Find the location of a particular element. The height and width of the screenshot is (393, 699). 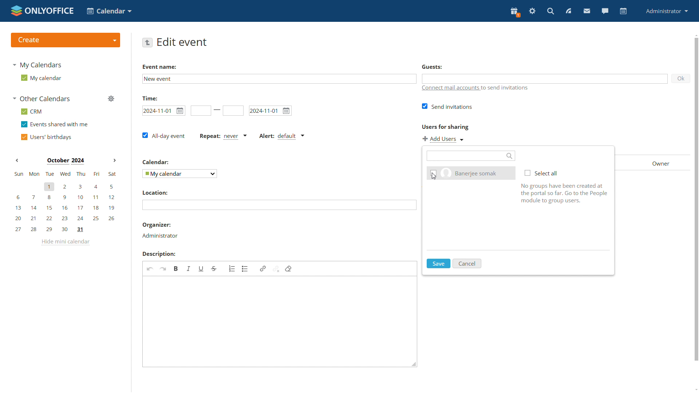

select application is located at coordinates (110, 12).